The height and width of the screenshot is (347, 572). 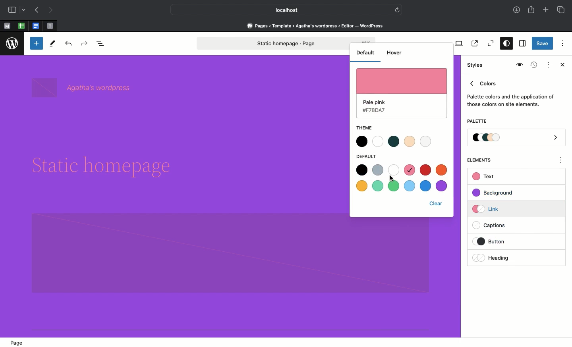 I want to click on Default, so click(x=368, y=156).